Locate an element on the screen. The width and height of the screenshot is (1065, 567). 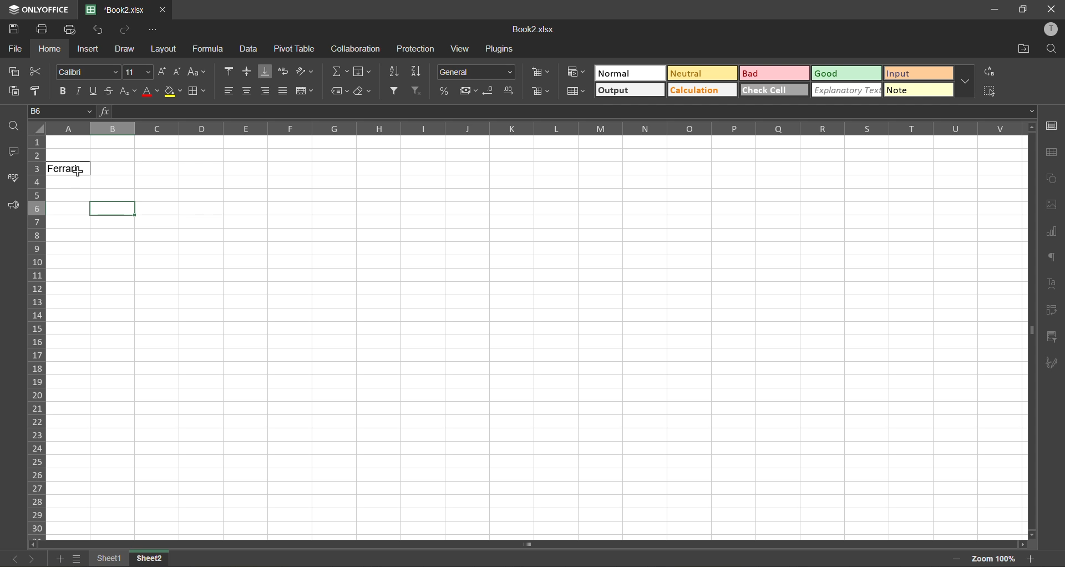
normal is located at coordinates (630, 73).